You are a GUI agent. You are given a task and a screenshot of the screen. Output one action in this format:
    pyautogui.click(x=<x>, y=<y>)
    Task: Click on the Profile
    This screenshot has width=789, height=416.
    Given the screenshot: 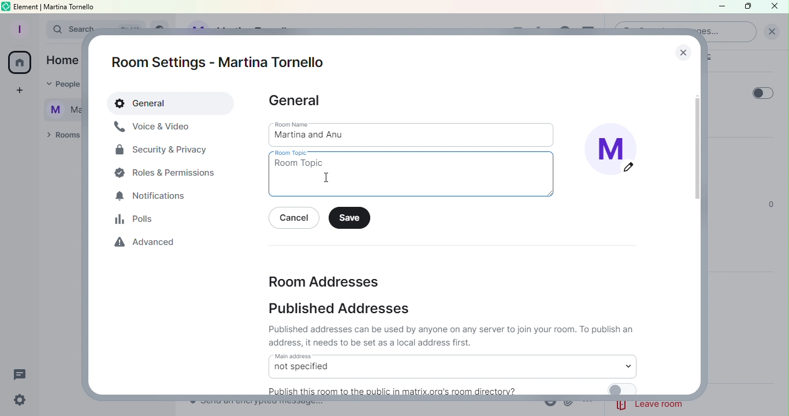 What is the action you would take?
    pyautogui.click(x=18, y=28)
    